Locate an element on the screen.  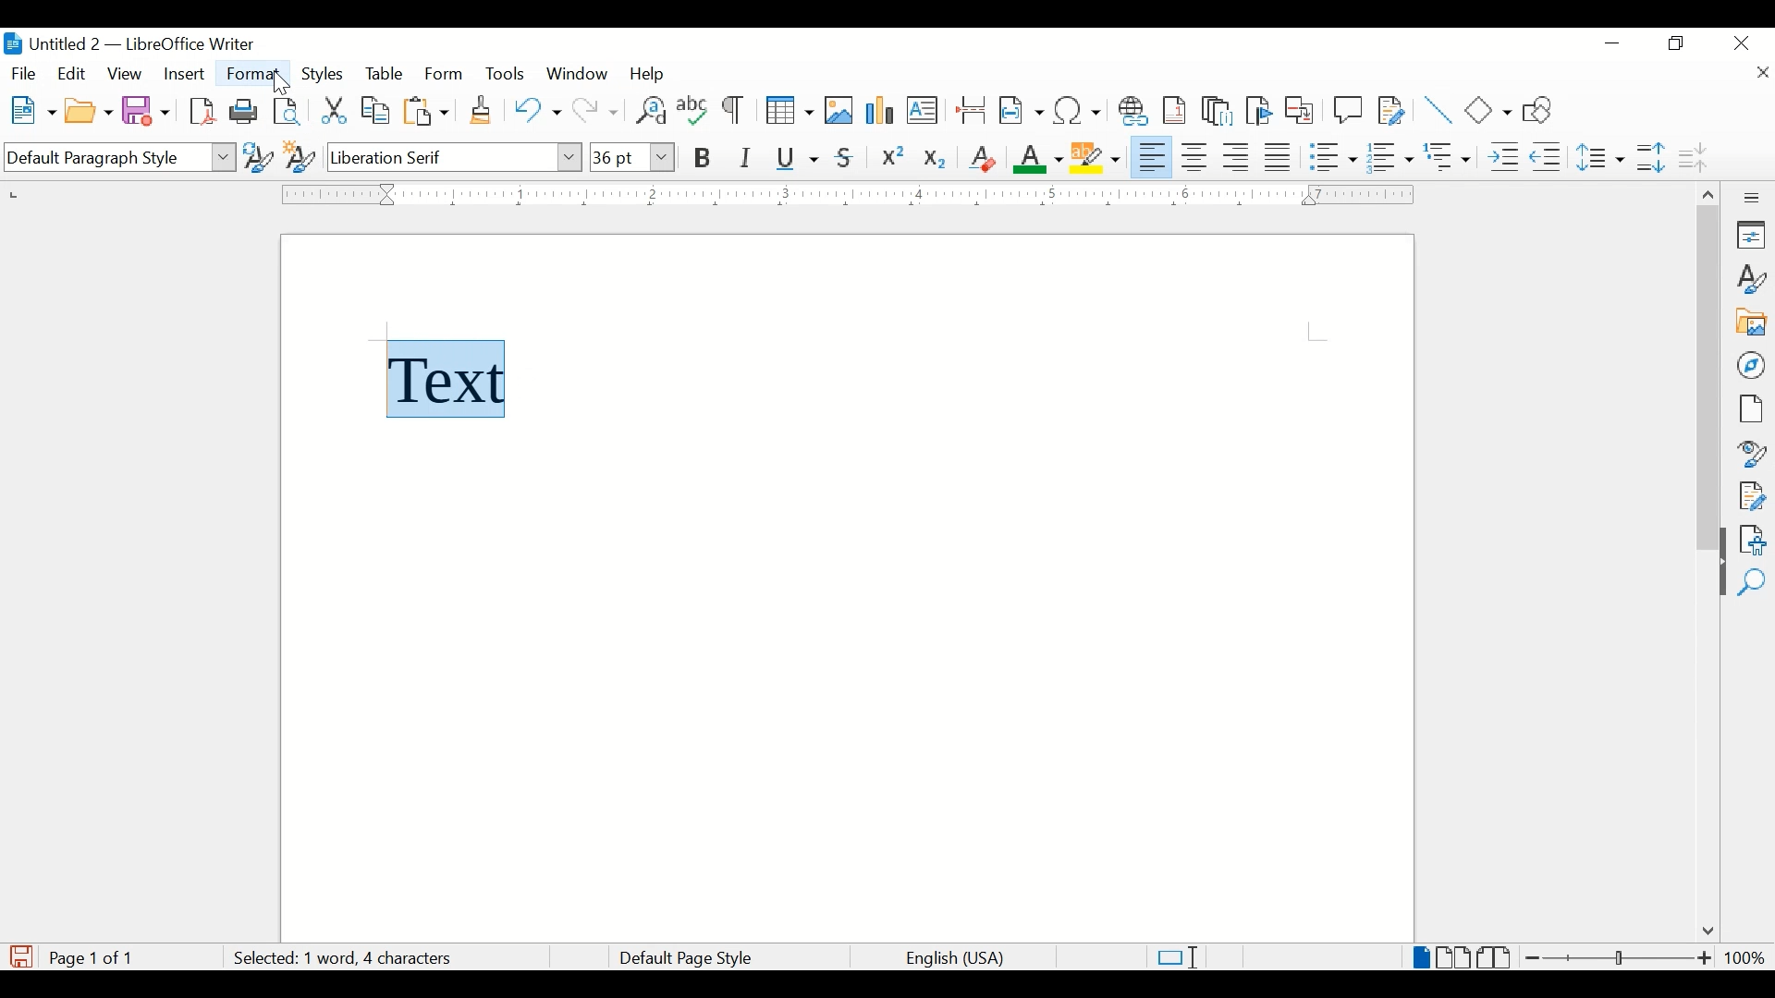
new style from selection is located at coordinates (300, 153).